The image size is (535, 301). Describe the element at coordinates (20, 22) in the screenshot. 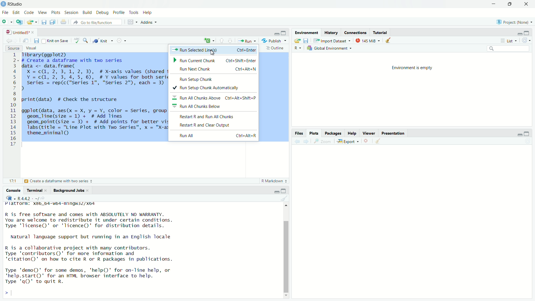

I see `Create a project` at that location.